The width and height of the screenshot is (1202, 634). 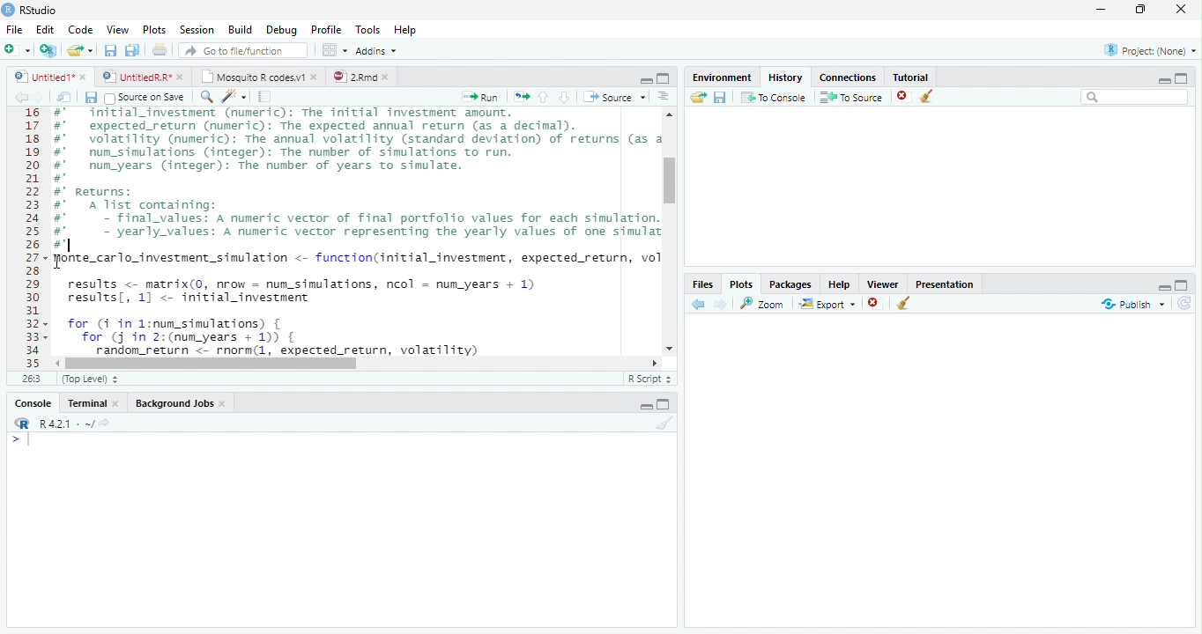 I want to click on Viewer, so click(x=884, y=282).